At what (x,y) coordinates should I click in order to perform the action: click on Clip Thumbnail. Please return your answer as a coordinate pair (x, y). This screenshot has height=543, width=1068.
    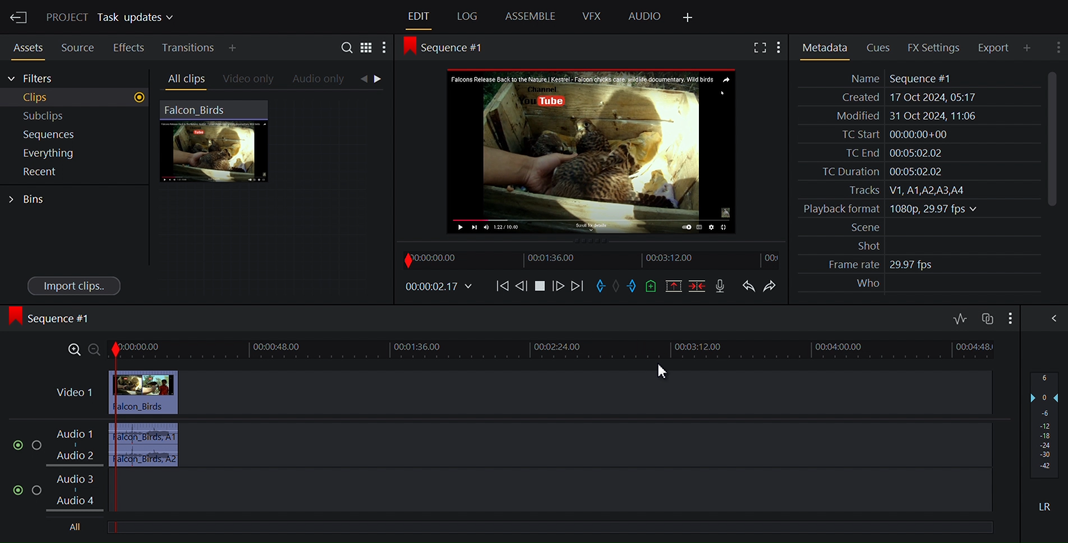
    Looking at the image, I should click on (273, 196).